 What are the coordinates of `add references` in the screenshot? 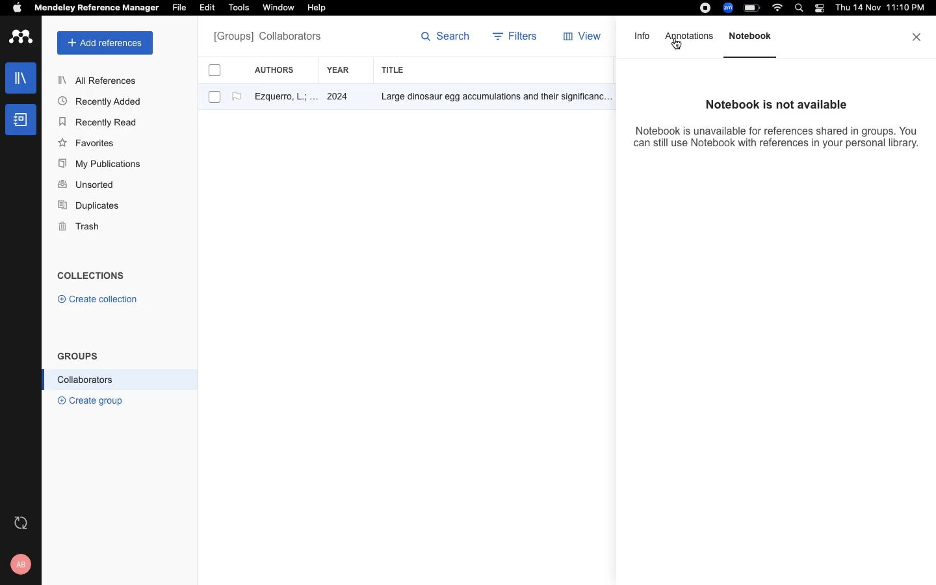 It's located at (105, 43).